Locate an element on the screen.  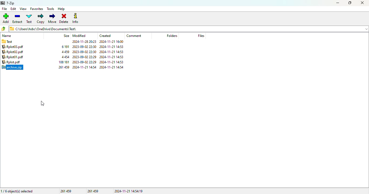
2024-11-21 14:53 is located at coordinates (112, 62).